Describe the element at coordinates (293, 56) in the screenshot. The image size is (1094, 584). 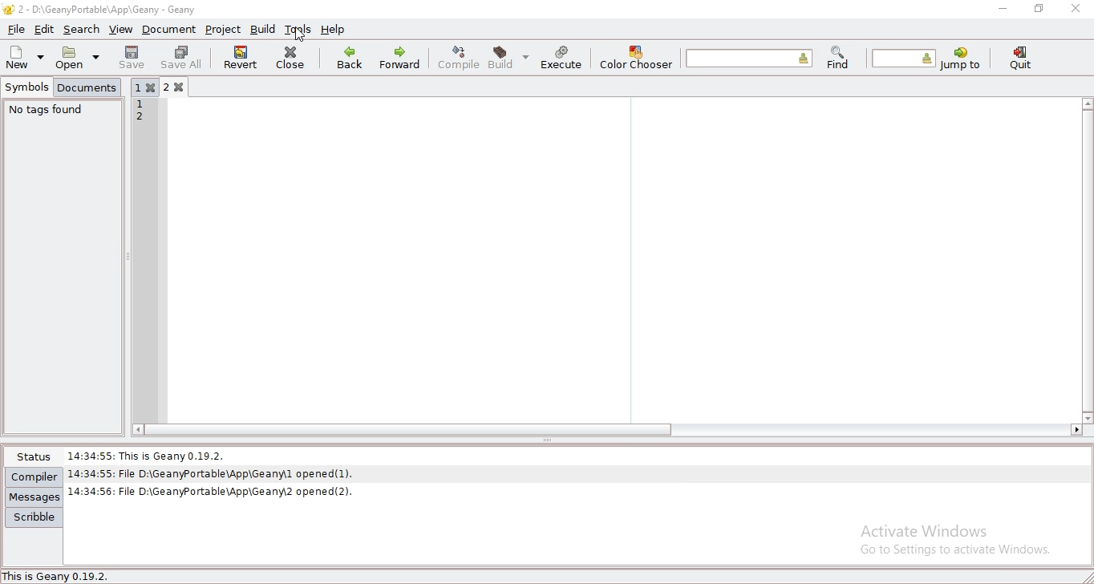
I see `close` at that location.